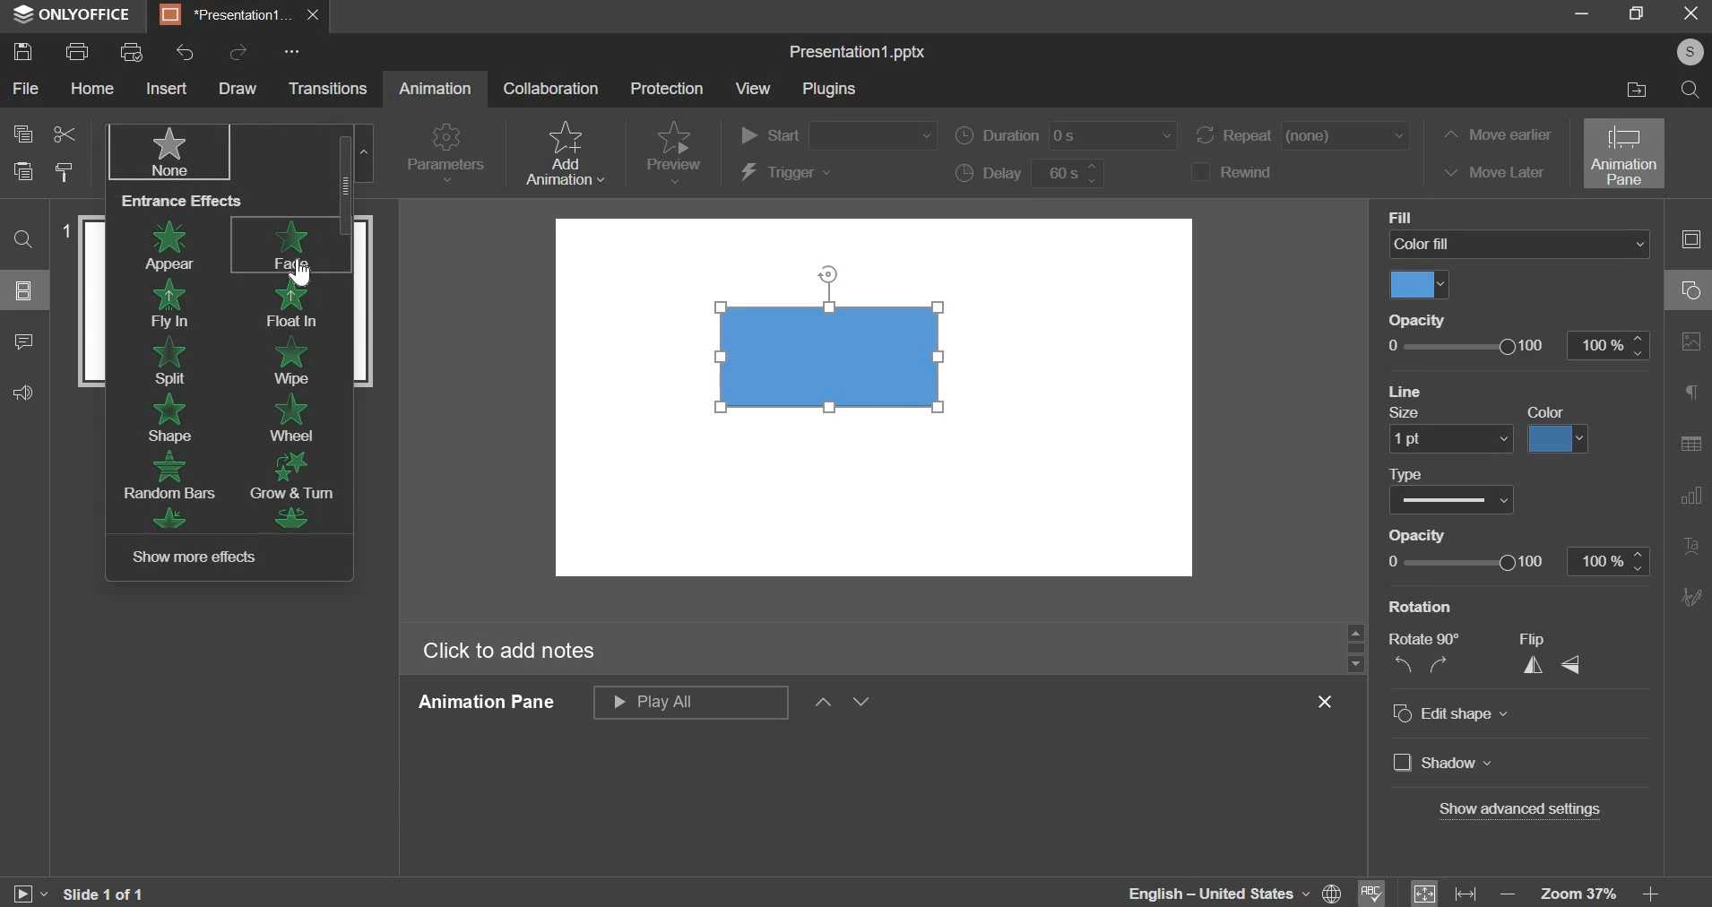 The height and width of the screenshot is (907, 1712). Describe the element at coordinates (108, 891) in the screenshot. I see `Slide 1 0f 1` at that location.